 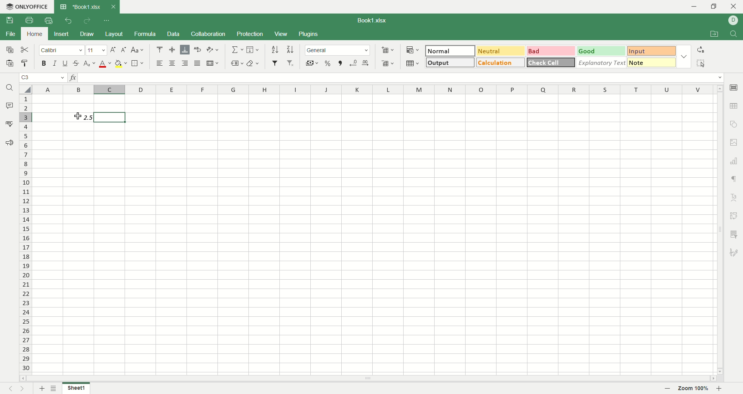 What do you see at coordinates (387, 64) in the screenshot?
I see `delete cell` at bounding box center [387, 64].